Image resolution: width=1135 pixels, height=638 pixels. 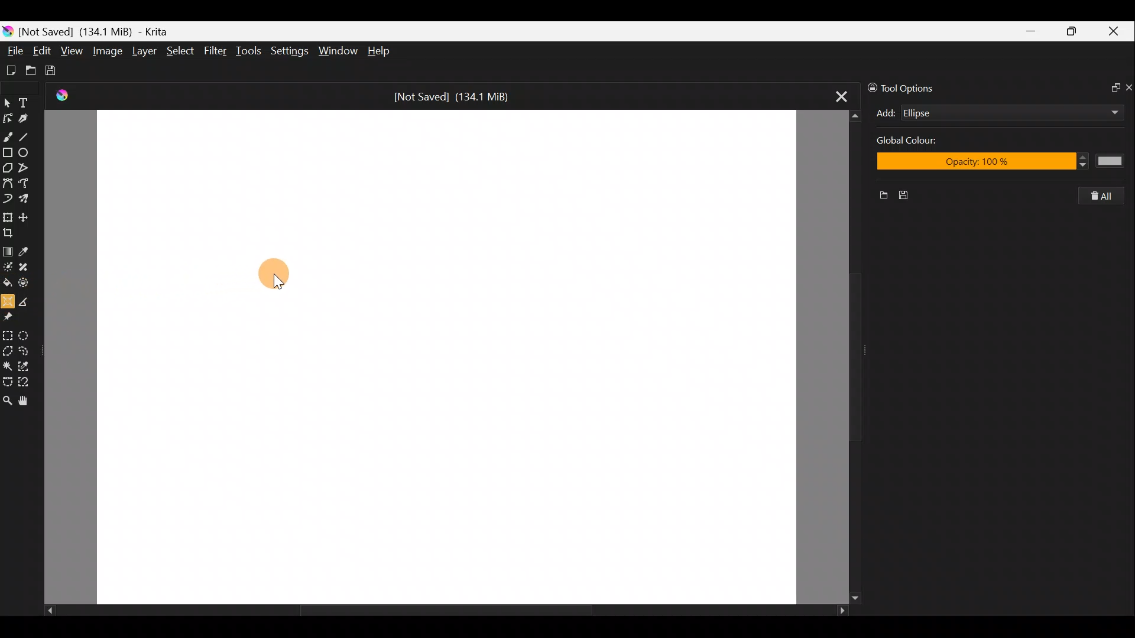 What do you see at coordinates (24, 401) in the screenshot?
I see `Pan tool` at bounding box center [24, 401].